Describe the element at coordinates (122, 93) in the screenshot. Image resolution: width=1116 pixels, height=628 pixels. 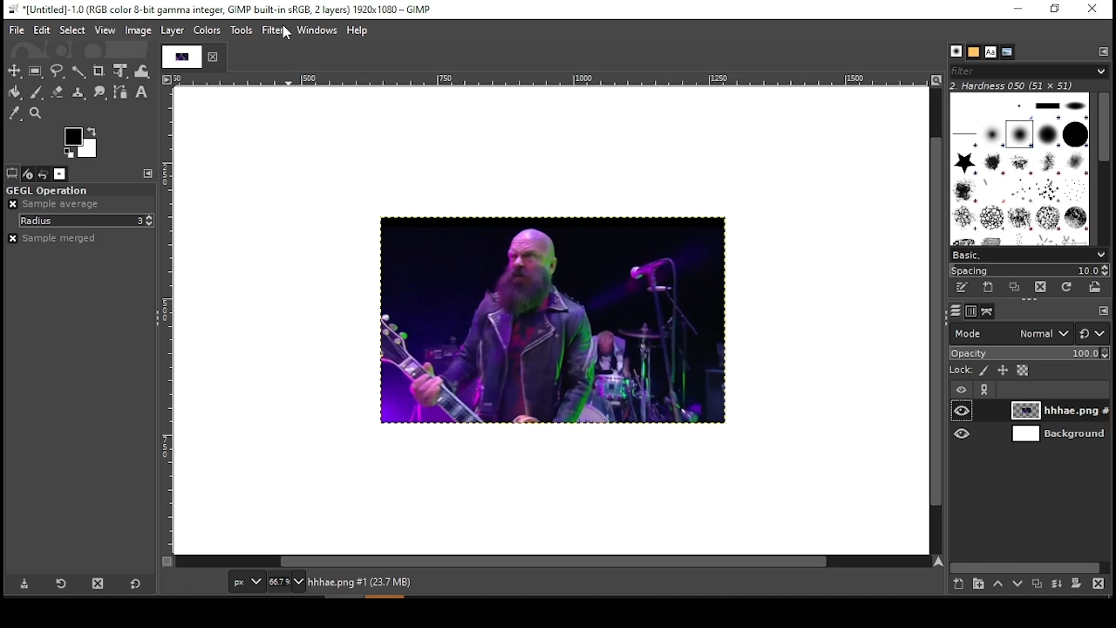
I see `paths tool` at that location.